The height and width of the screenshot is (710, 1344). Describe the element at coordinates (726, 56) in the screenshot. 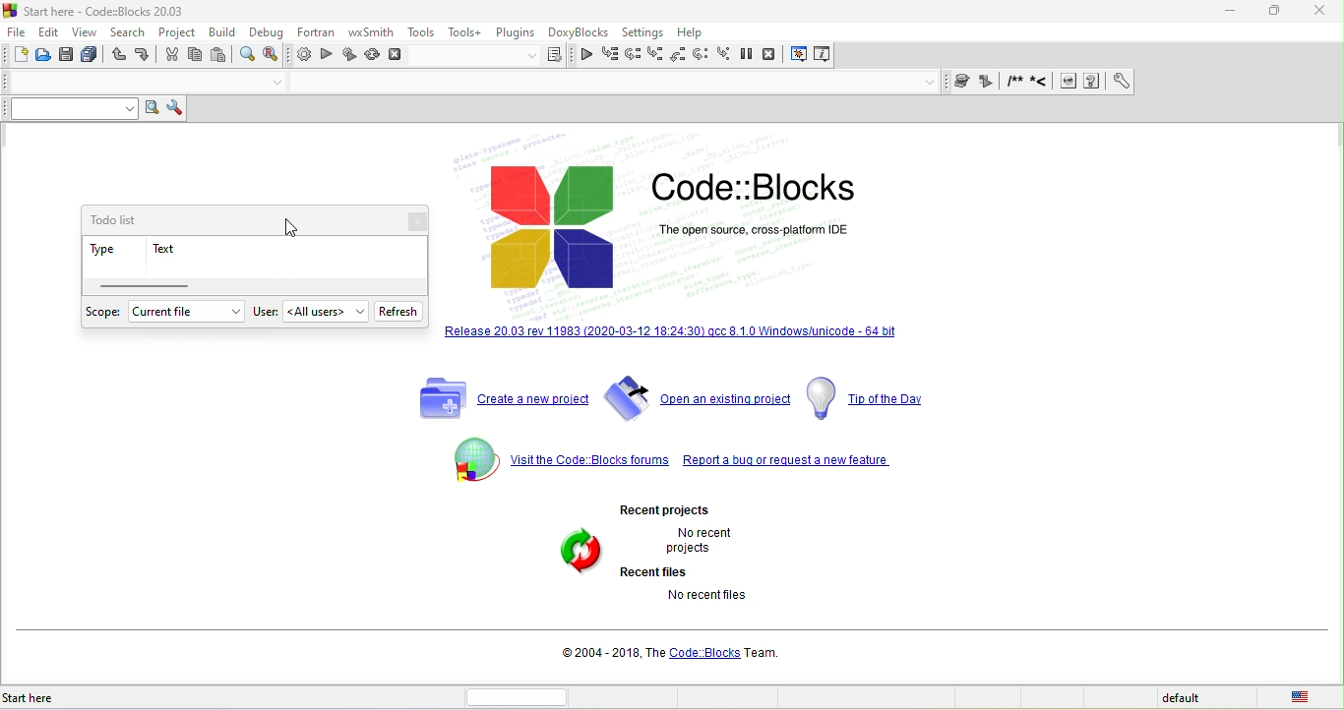

I see `step into instruction` at that location.